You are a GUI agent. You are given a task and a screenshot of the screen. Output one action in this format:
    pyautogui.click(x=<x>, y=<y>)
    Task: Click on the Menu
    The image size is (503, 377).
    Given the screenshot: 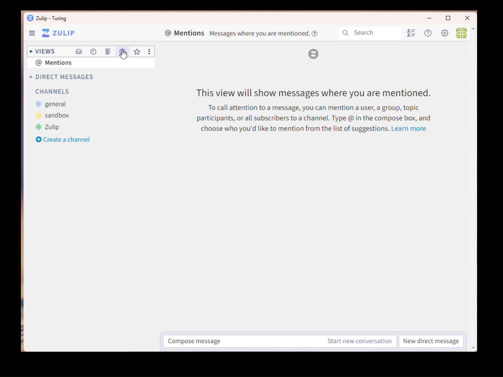 What is the action you would take?
    pyautogui.click(x=54, y=34)
    